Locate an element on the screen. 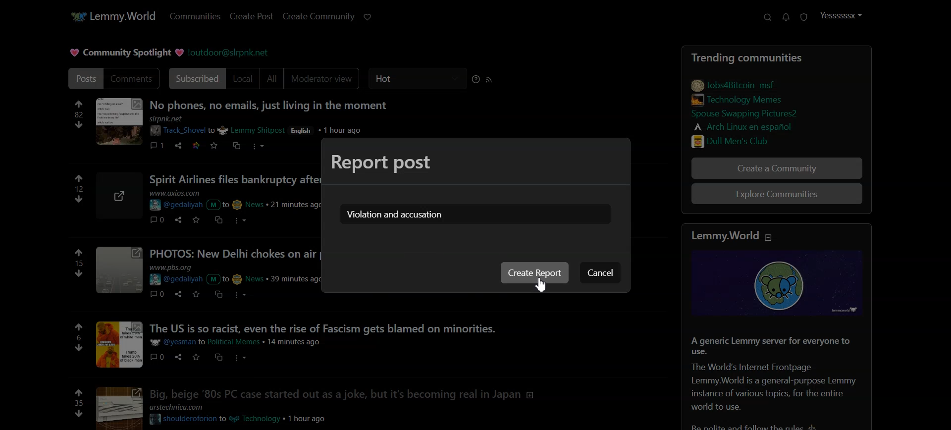  share is located at coordinates (177, 294).